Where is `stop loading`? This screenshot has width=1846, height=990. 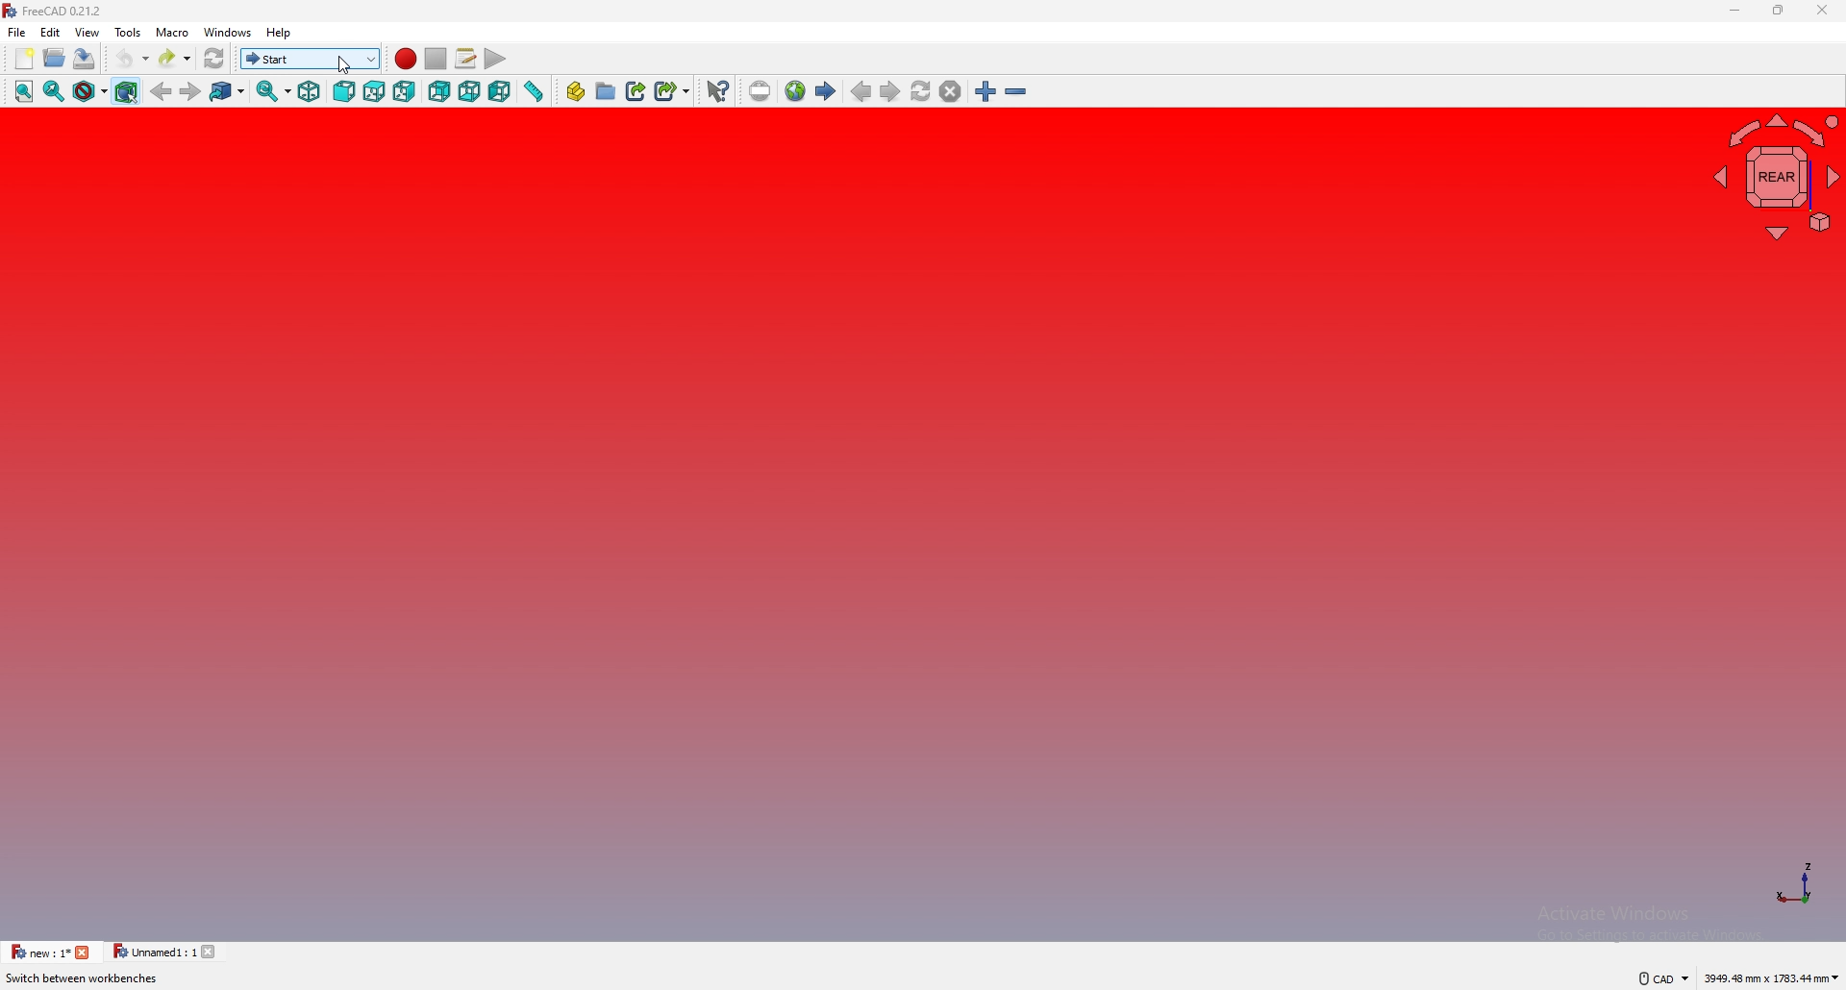 stop loading is located at coordinates (951, 90).